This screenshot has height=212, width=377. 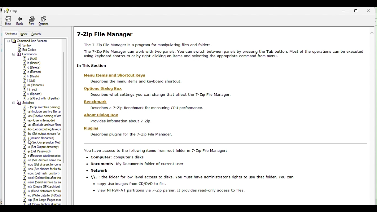 What do you see at coordinates (31, 72) in the screenshot?
I see `Extract` at bounding box center [31, 72].